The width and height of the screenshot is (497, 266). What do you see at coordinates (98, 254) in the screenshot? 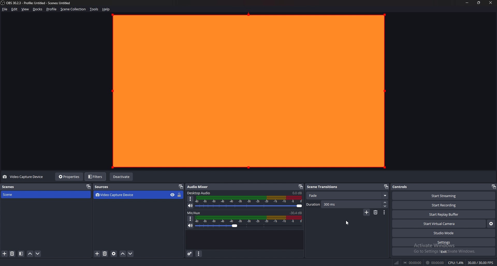
I see `add source` at bounding box center [98, 254].